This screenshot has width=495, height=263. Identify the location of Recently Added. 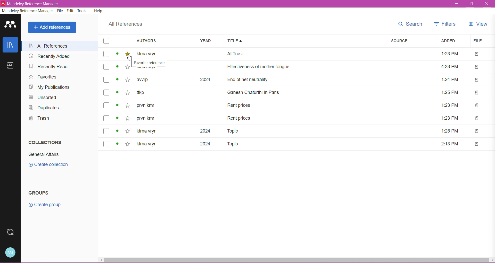
(51, 56).